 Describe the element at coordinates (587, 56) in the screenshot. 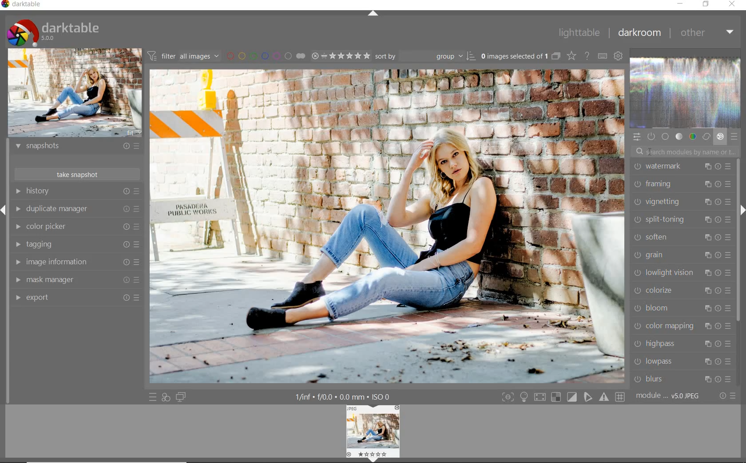

I see `enable online help` at that location.